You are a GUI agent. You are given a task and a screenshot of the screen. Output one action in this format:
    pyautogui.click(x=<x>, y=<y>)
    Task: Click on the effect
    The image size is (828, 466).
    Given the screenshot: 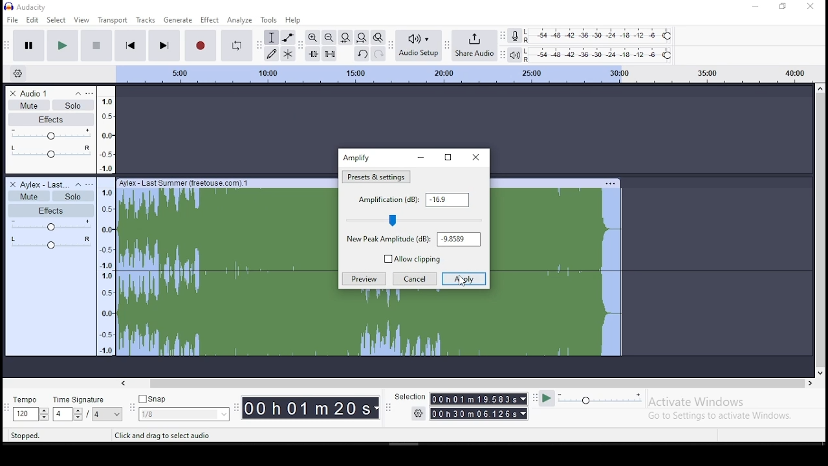 What is the action you would take?
    pyautogui.click(x=209, y=20)
    